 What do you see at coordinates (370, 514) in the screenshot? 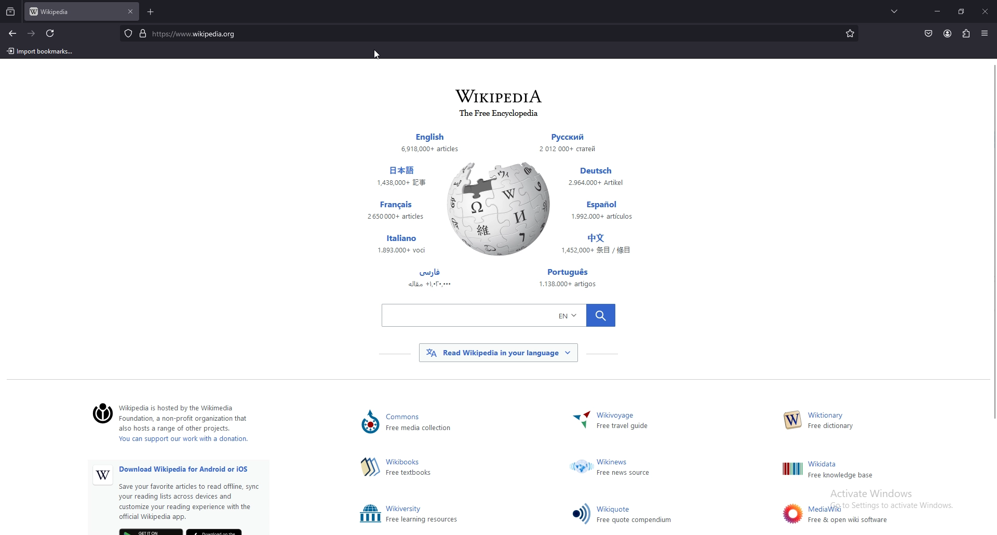
I see `` at bounding box center [370, 514].